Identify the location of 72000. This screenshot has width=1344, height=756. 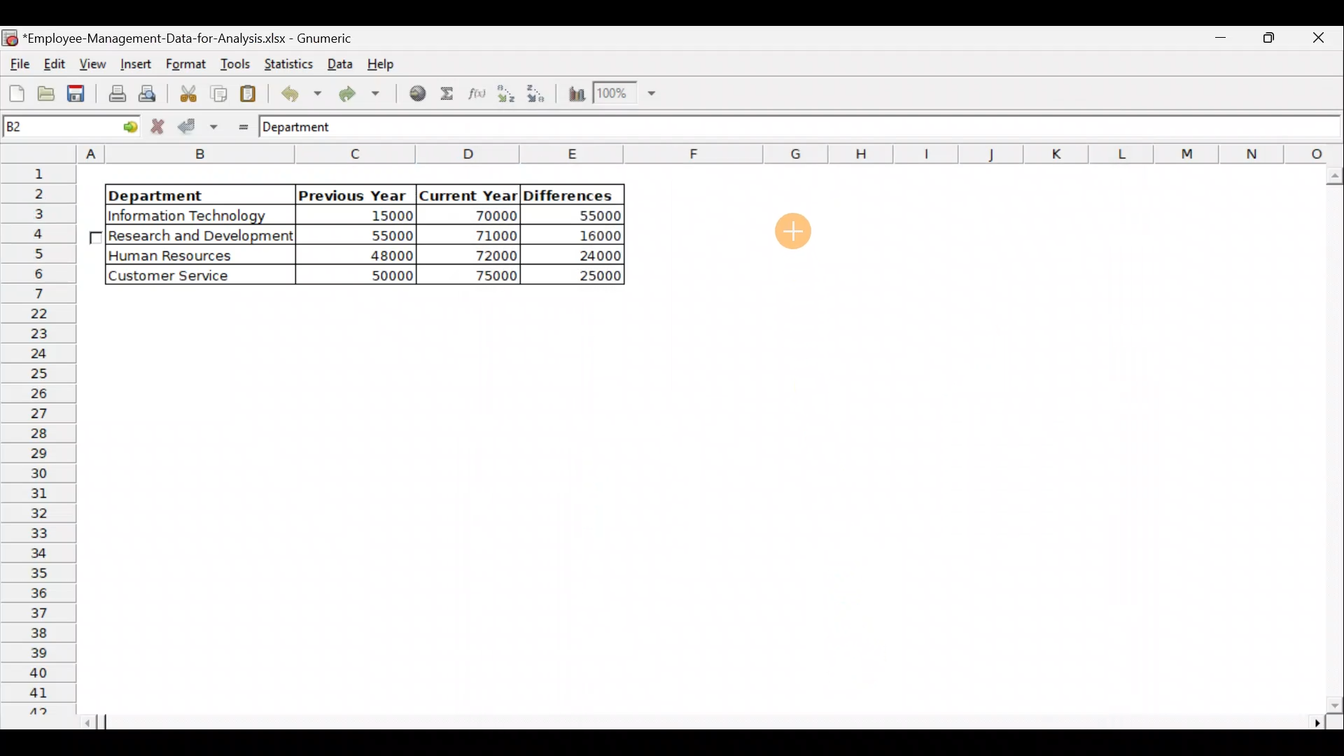
(484, 255).